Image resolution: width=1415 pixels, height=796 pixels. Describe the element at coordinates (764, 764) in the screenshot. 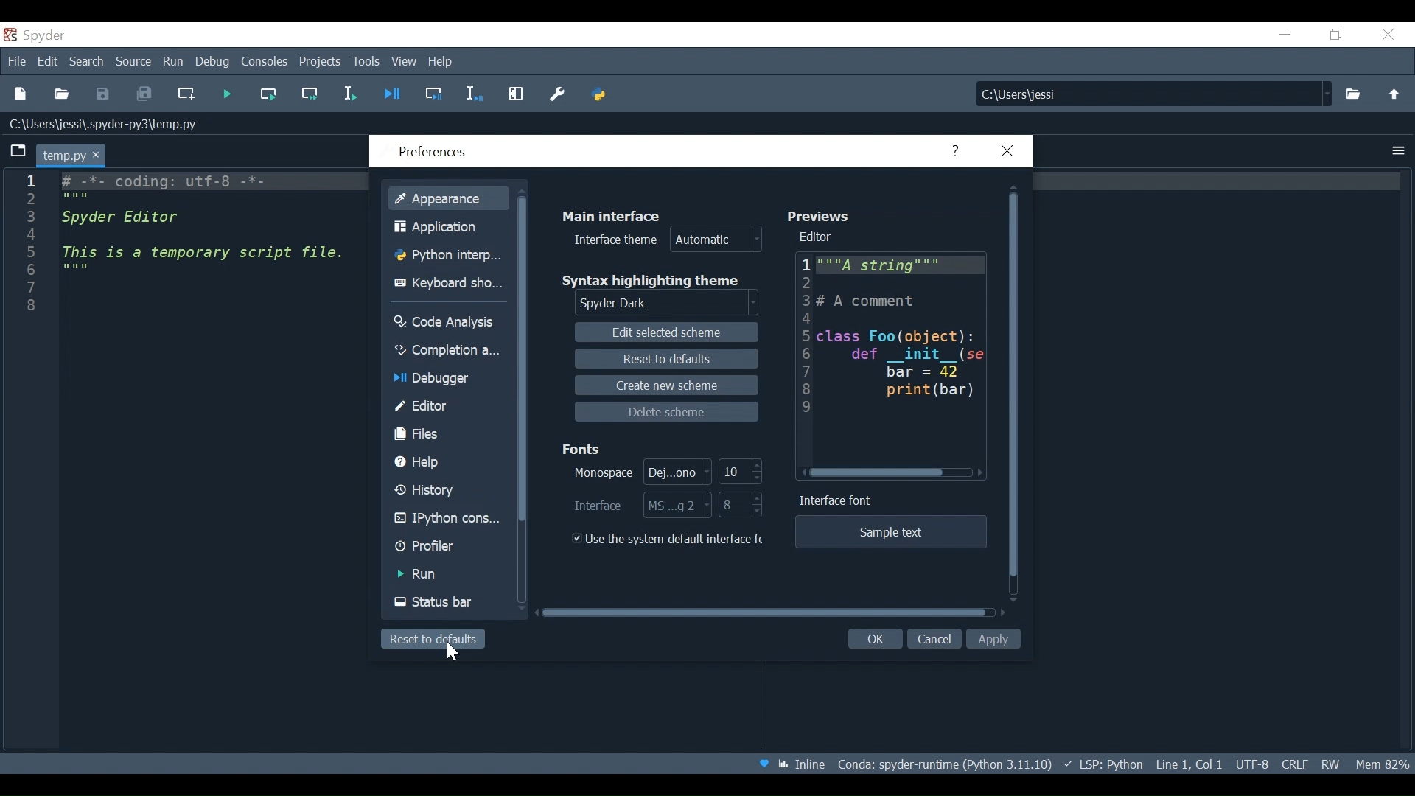

I see `Help Spyder` at that location.